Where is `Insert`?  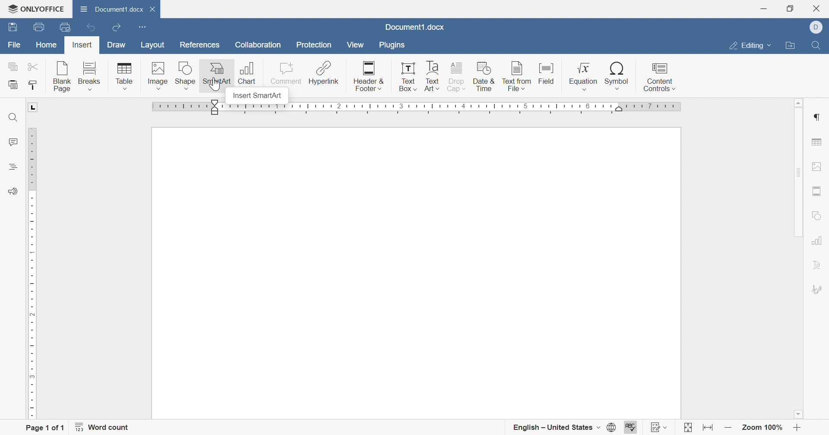
Insert is located at coordinates (82, 45).